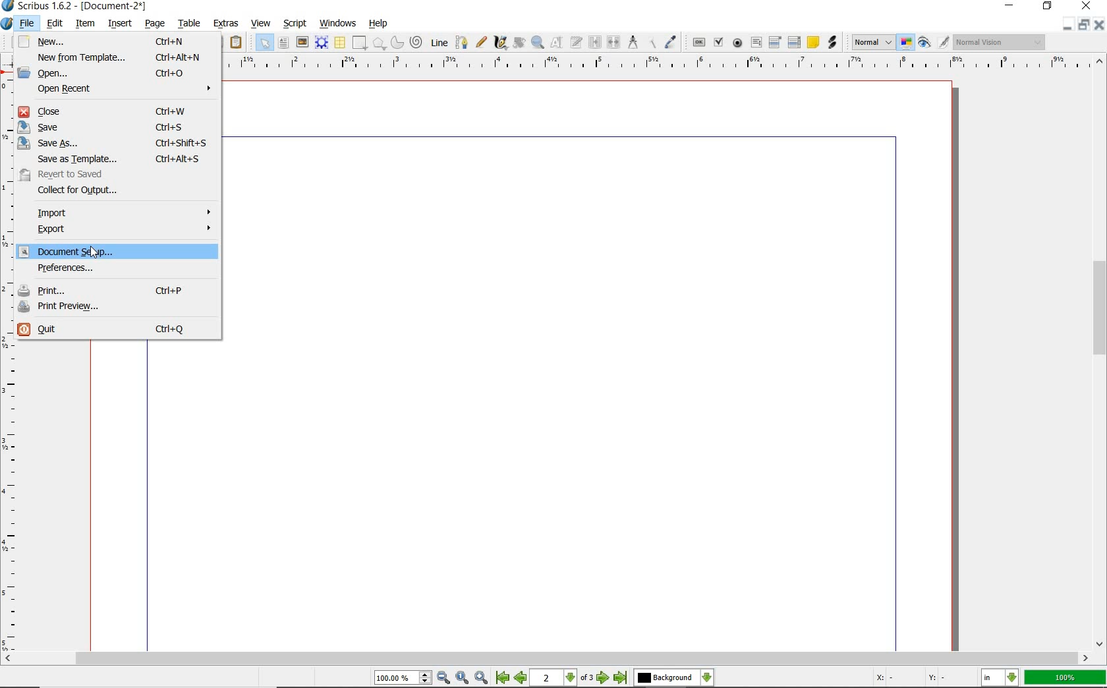 The width and height of the screenshot is (1107, 688). What do you see at coordinates (463, 678) in the screenshot?
I see `Zoom to 100%` at bounding box center [463, 678].